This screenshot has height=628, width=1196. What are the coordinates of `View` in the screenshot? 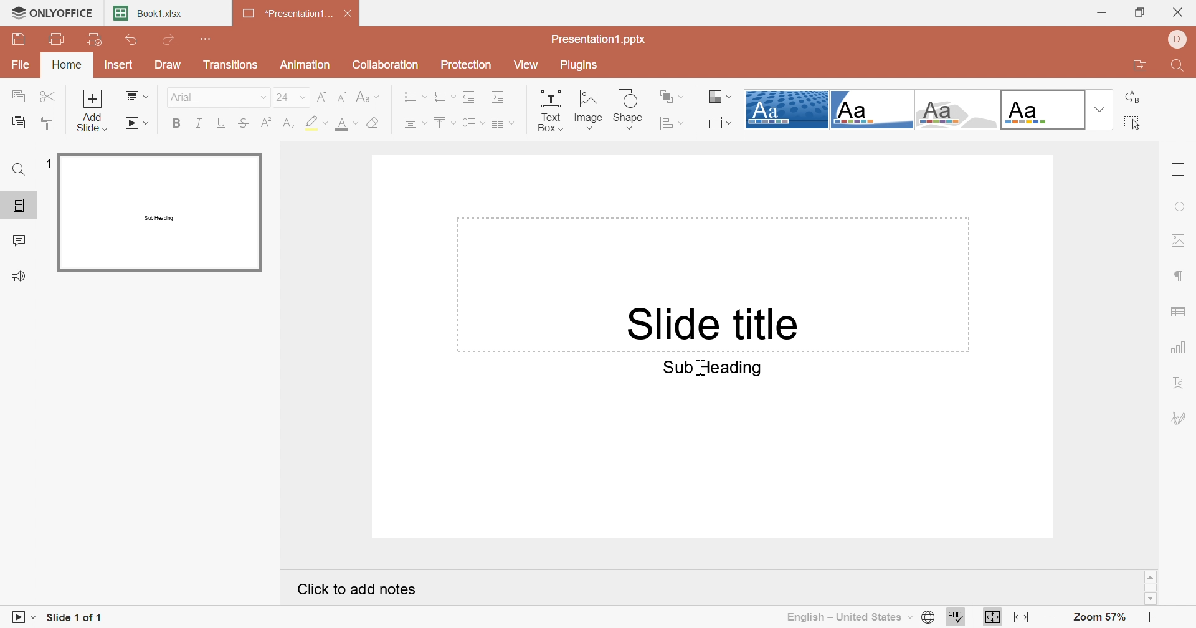 It's located at (529, 64).